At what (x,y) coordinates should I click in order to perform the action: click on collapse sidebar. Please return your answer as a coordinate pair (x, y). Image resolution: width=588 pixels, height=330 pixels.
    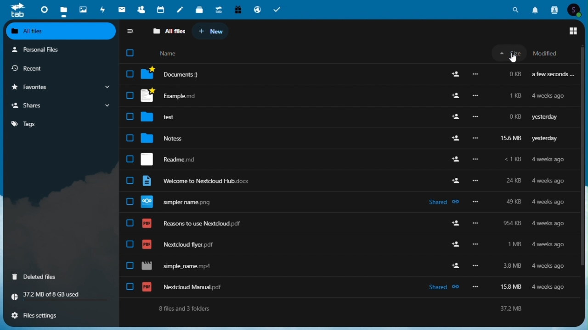
    Looking at the image, I should click on (131, 31).